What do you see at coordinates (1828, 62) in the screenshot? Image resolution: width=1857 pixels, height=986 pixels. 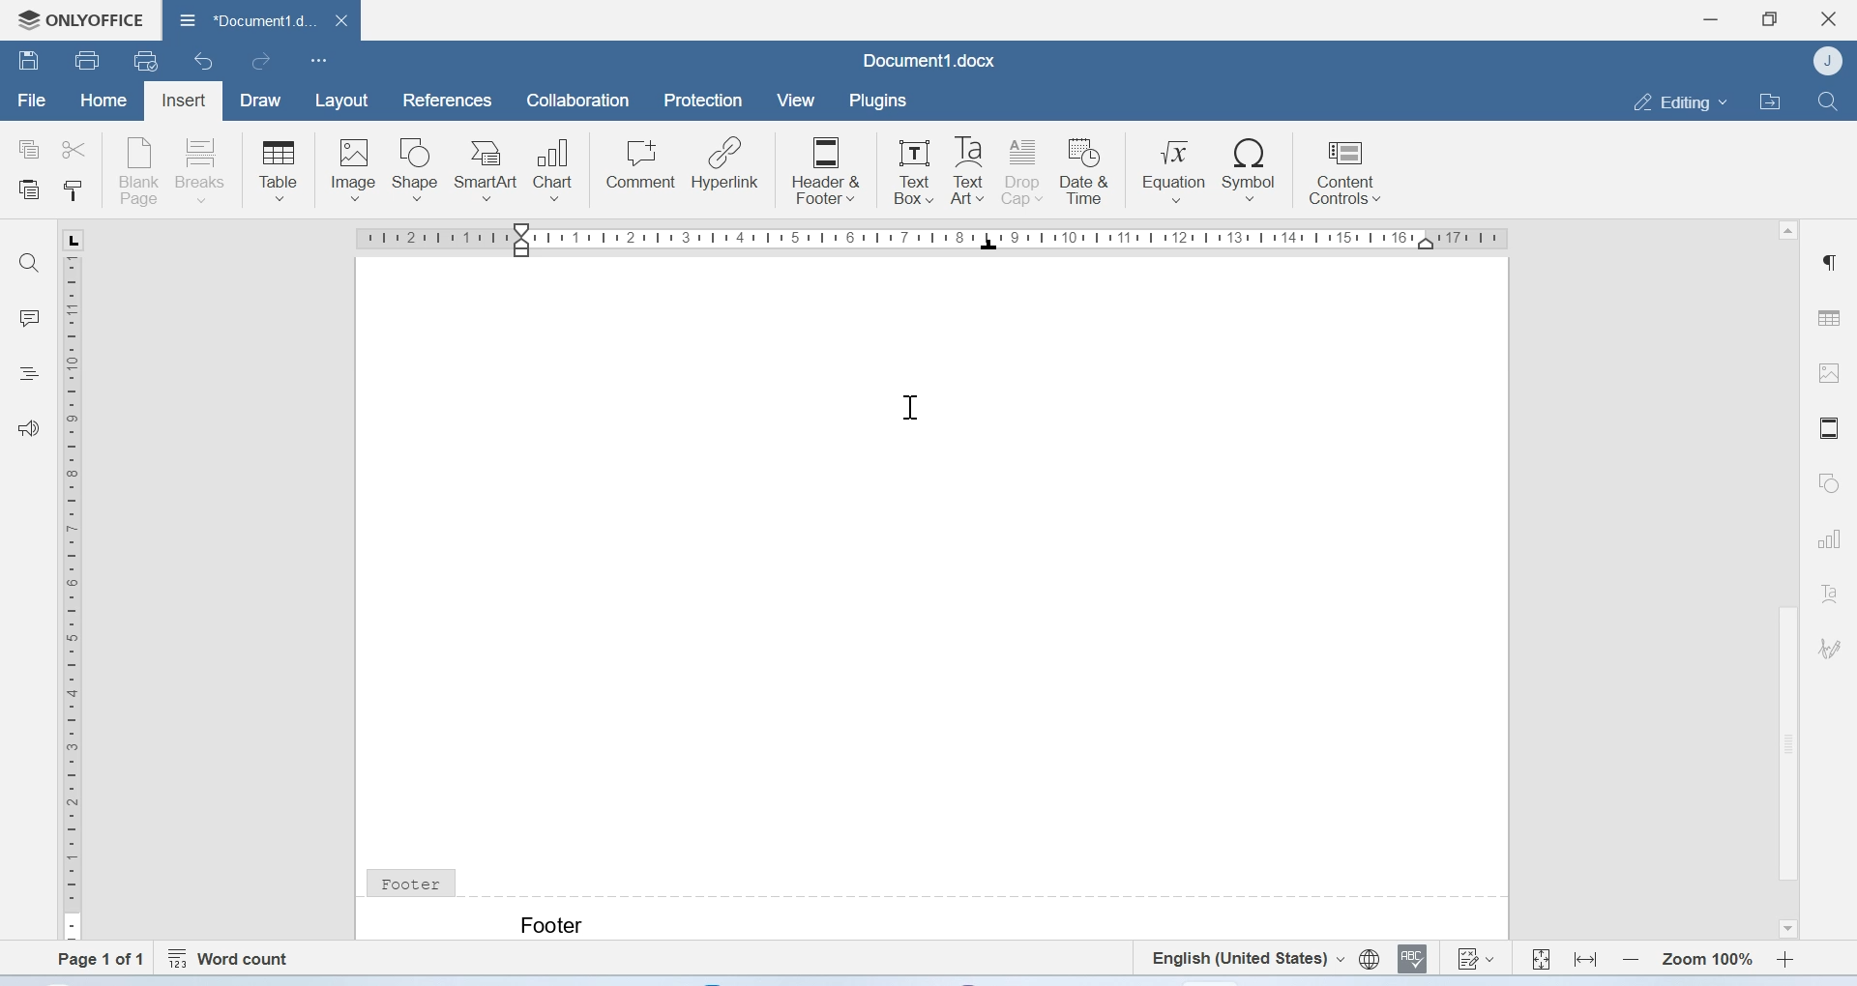 I see `Account` at bounding box center [1828, 62].